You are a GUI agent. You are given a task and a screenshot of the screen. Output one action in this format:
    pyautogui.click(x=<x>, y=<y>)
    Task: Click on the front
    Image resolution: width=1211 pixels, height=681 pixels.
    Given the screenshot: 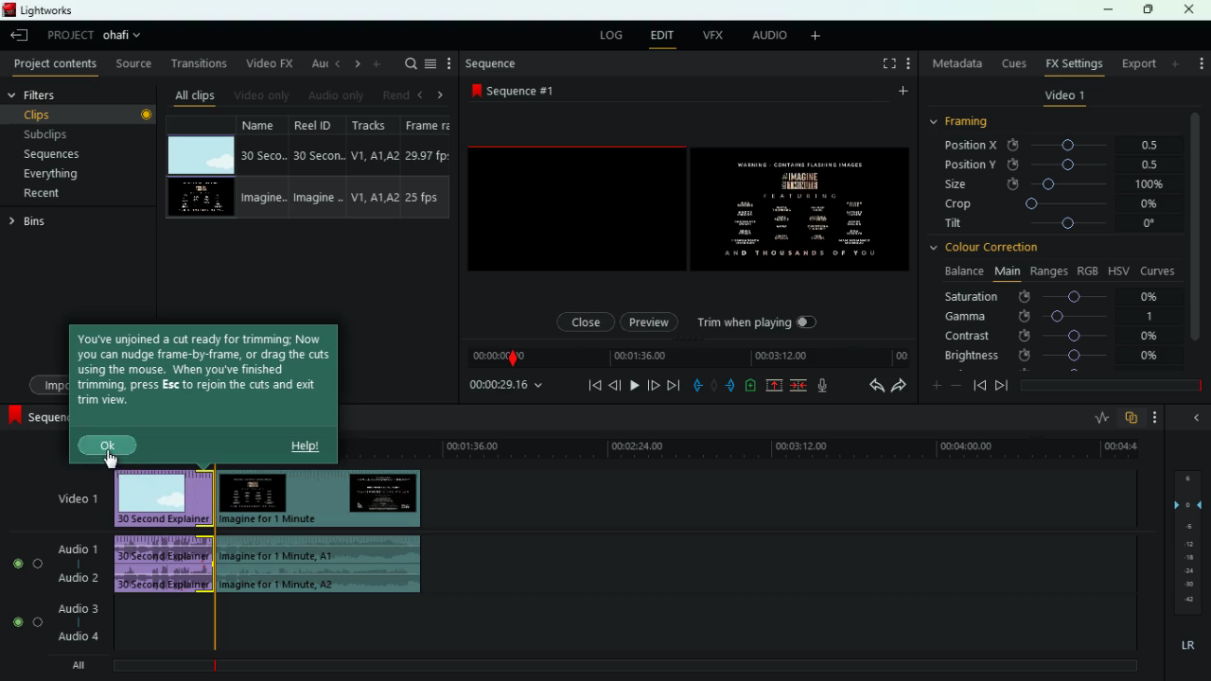 What is the action you would take?
    pyautogui.click(x=652, y=383)
    